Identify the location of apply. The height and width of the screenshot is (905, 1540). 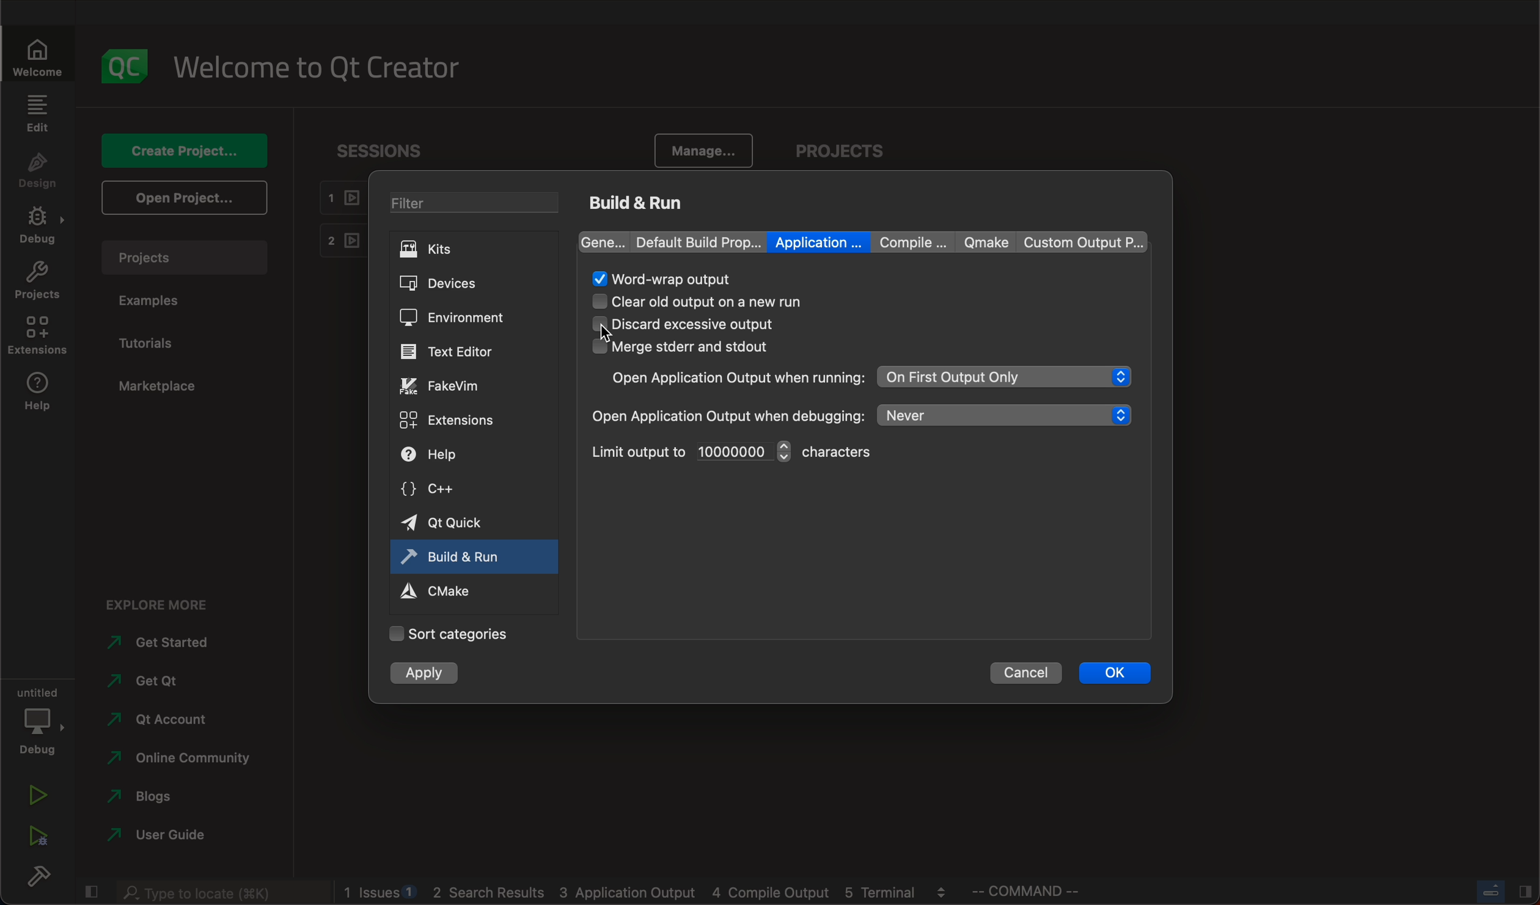
(422, 674).